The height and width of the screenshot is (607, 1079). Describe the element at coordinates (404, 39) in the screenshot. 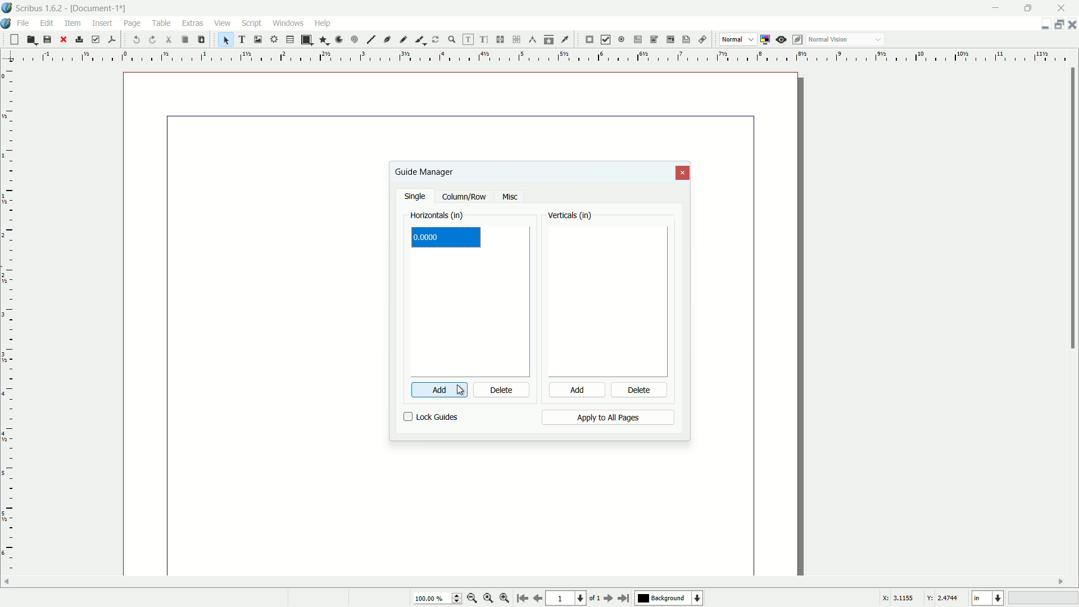

I see `freehand line` at that location.